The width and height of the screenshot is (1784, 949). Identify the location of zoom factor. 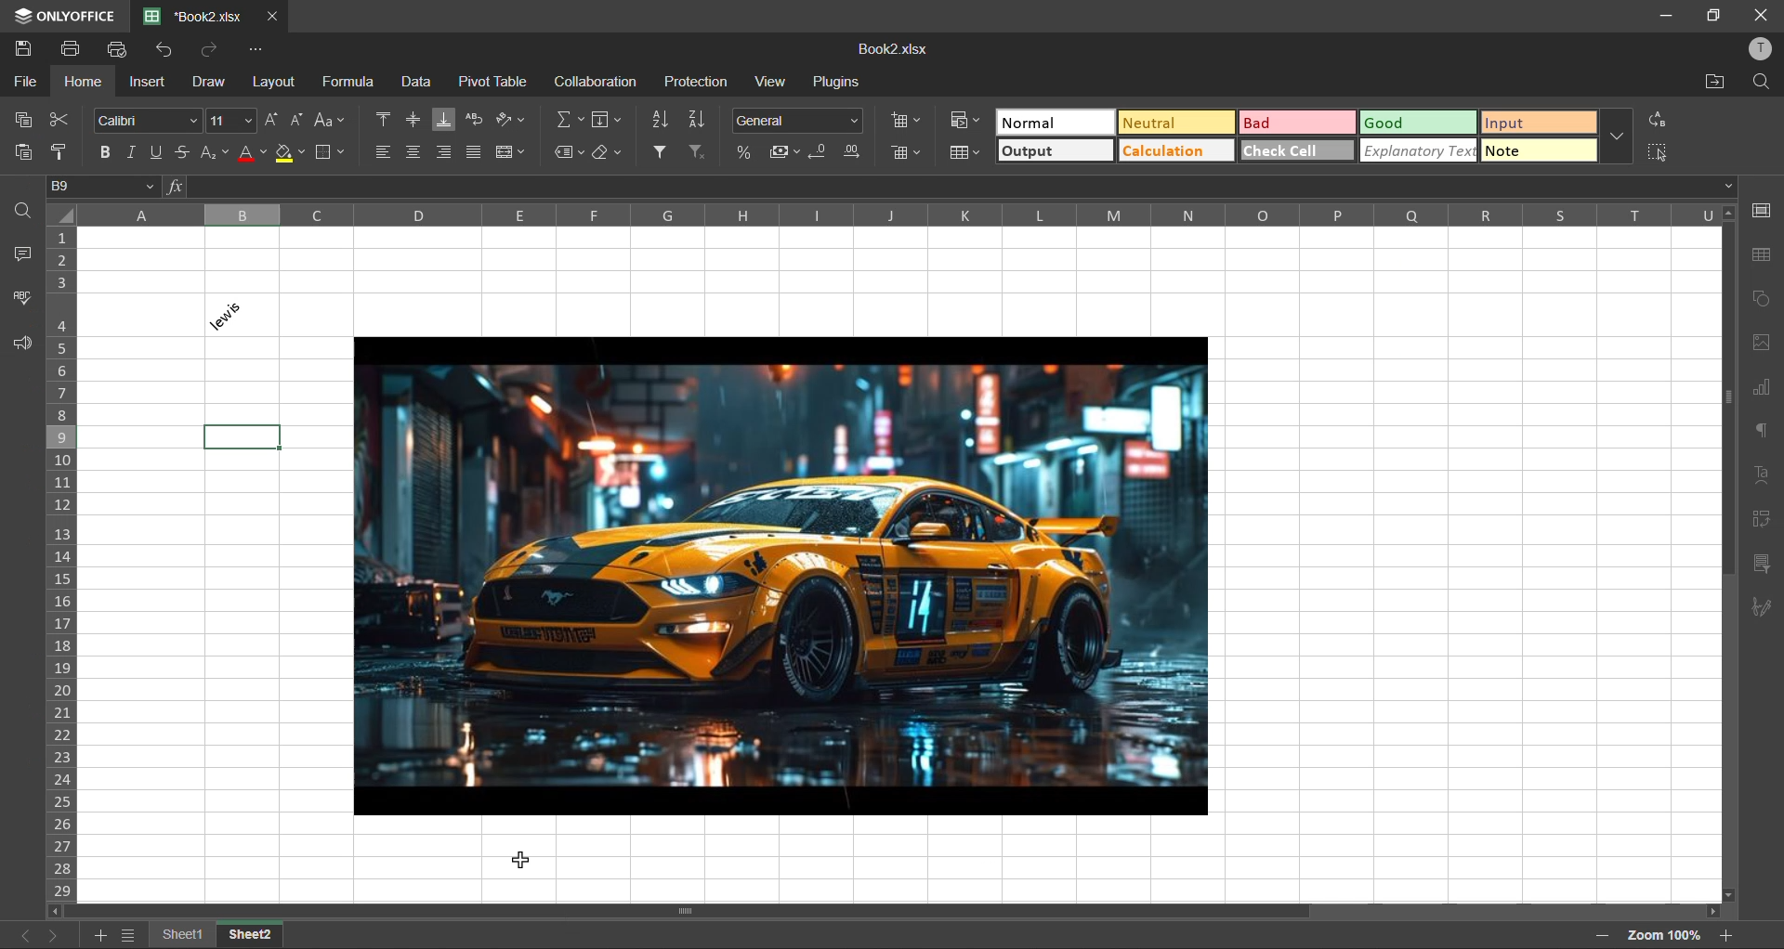
(1670, 935).